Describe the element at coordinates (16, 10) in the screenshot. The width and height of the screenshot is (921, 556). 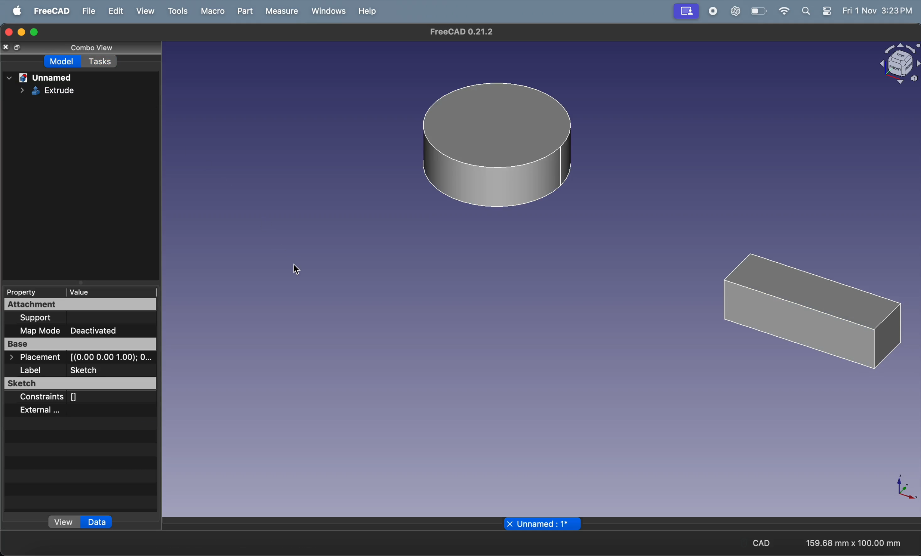
I see `apple menu` at that location.